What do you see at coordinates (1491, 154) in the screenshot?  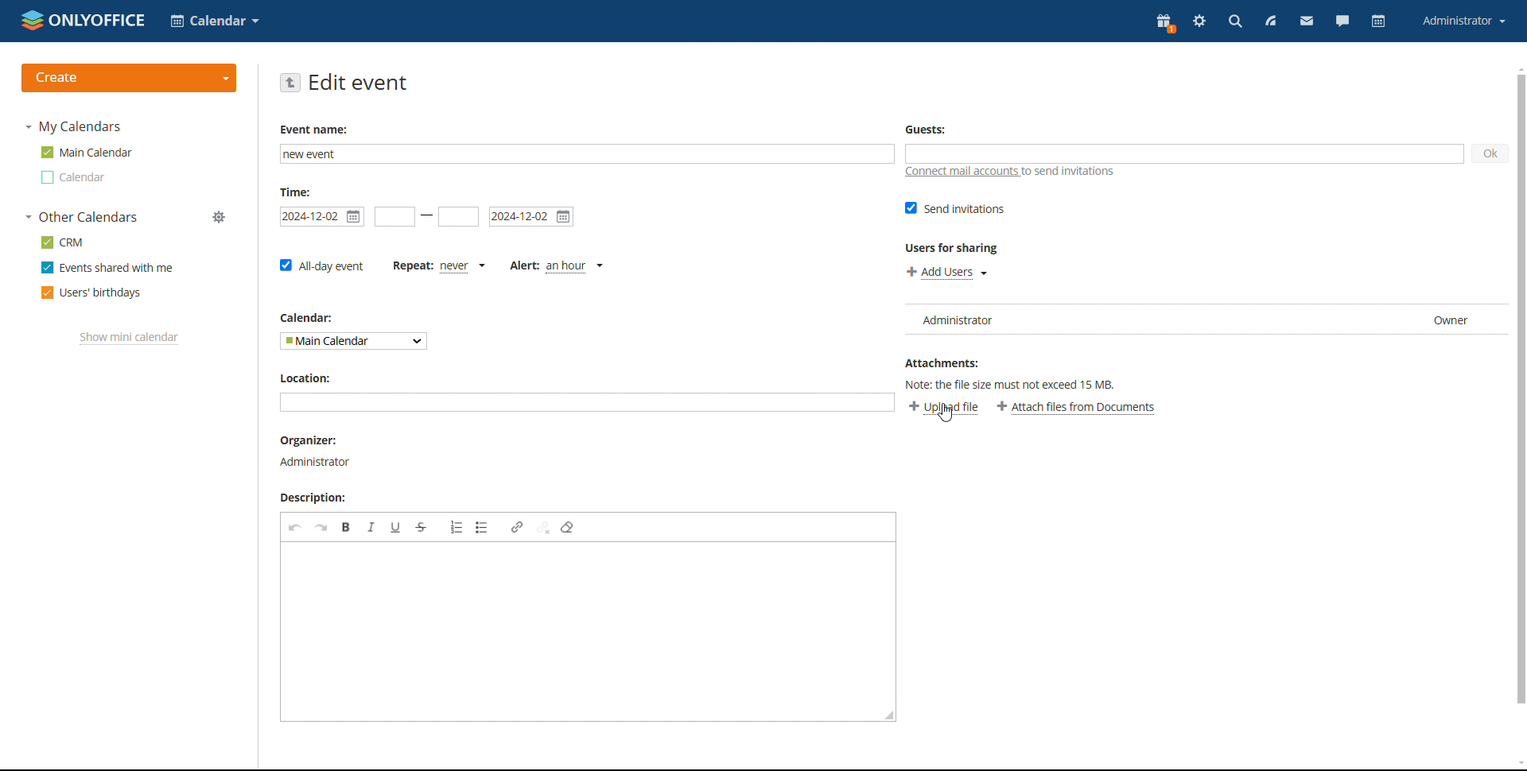 I see `ok` at bounding box center [1491, 154].